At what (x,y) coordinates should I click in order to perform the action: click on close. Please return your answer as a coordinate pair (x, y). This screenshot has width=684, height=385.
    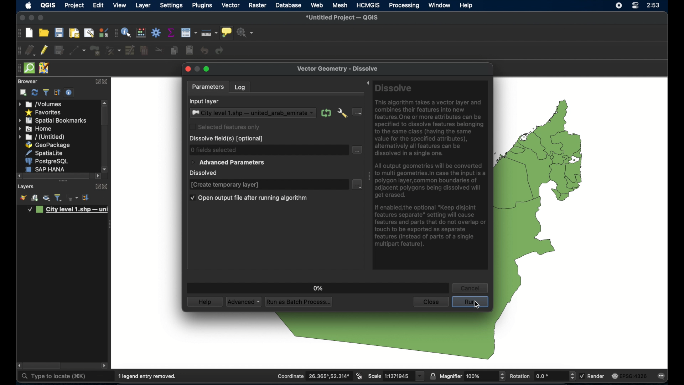
    Looking at the image, I should click on (187, 70).